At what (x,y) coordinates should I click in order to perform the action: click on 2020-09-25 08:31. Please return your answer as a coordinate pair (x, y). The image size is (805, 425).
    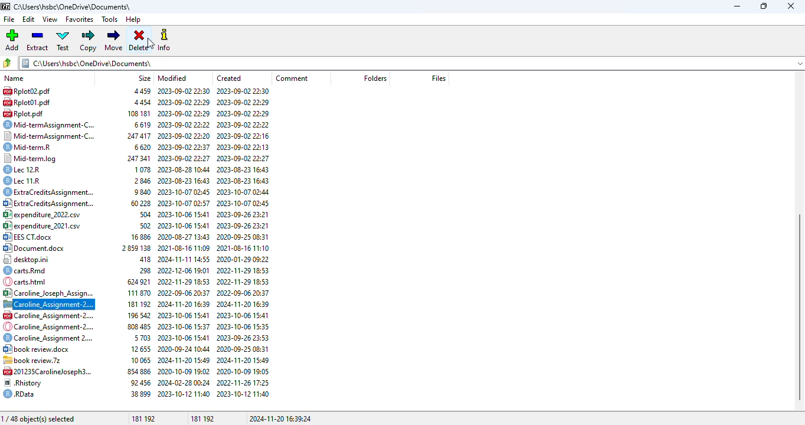
    Looking at the image, I should click on (243, 236).